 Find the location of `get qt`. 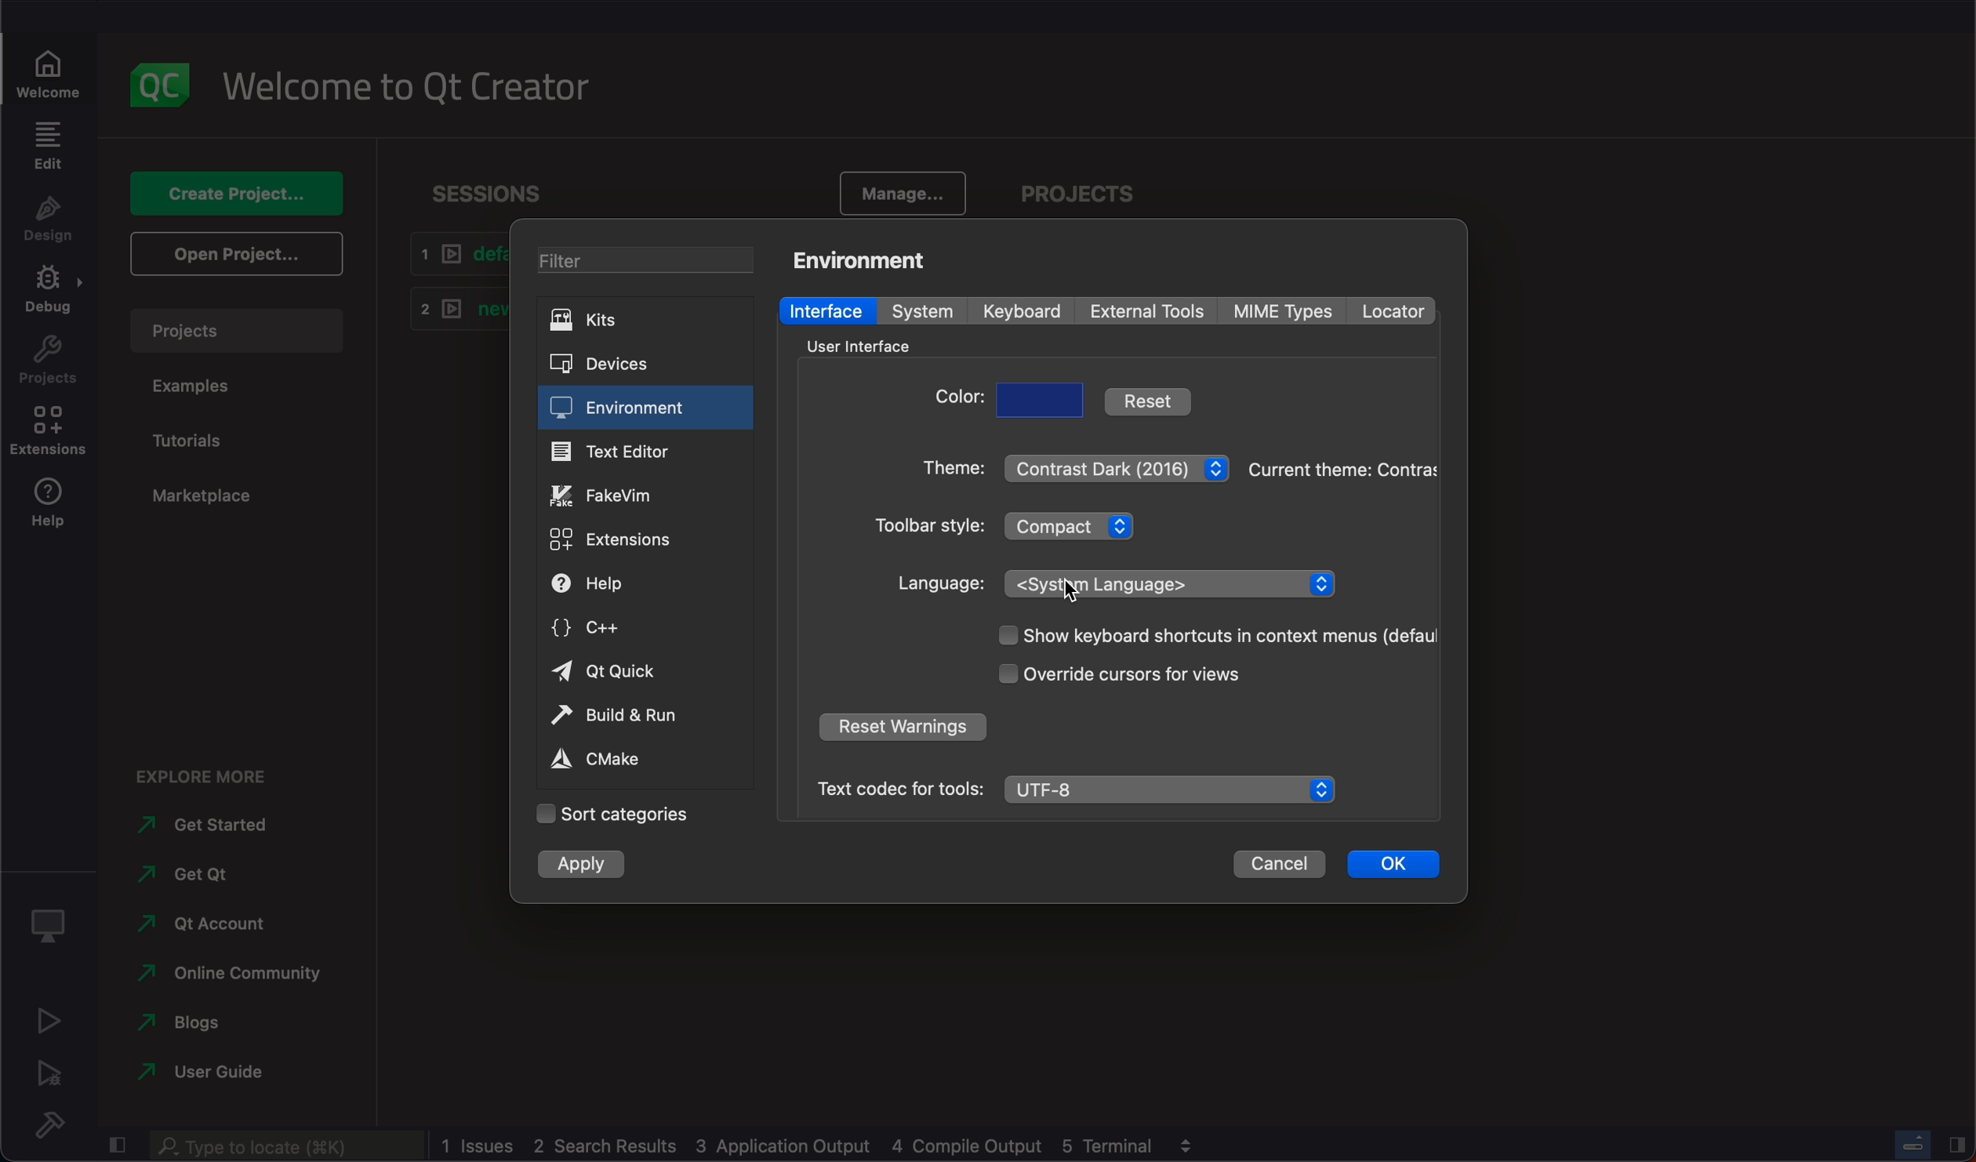

get qt is located at coordinates (192, 874).